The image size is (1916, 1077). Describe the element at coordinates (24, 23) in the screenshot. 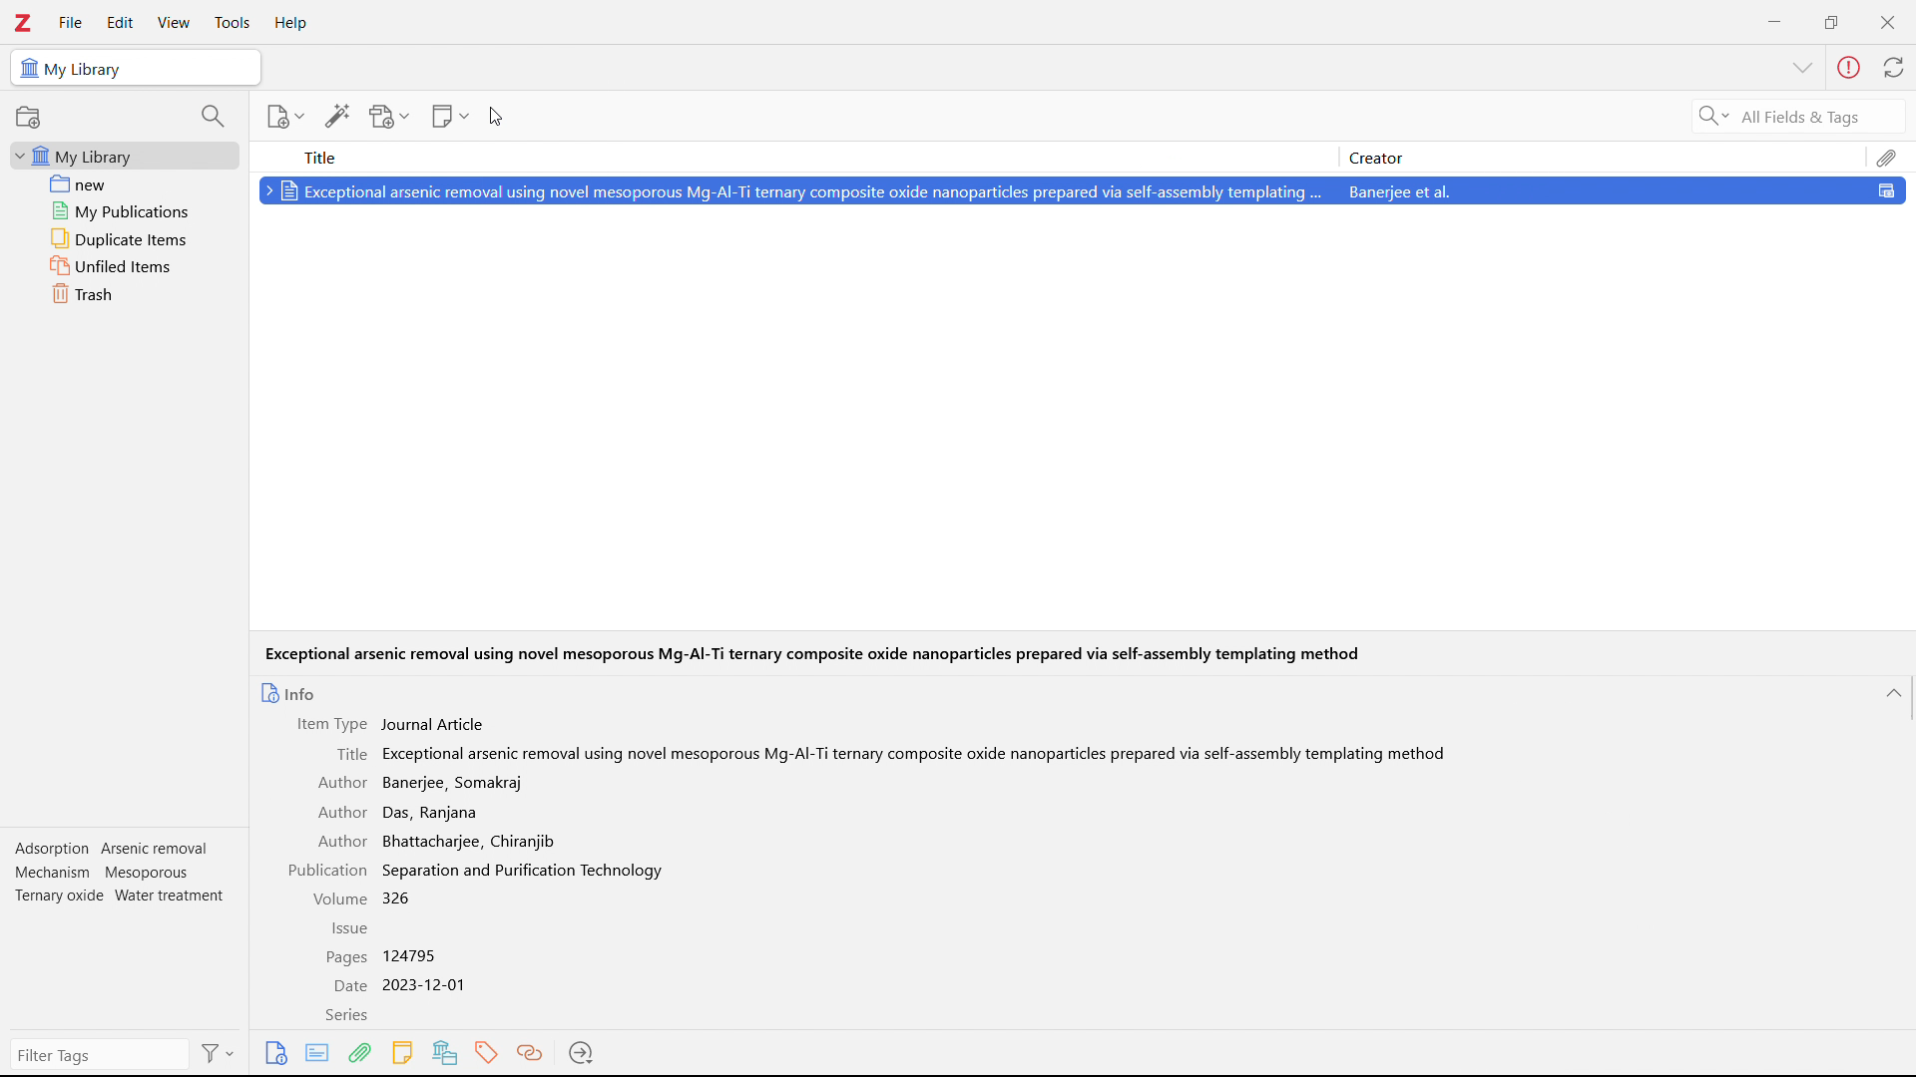

I see `logo` at that location.